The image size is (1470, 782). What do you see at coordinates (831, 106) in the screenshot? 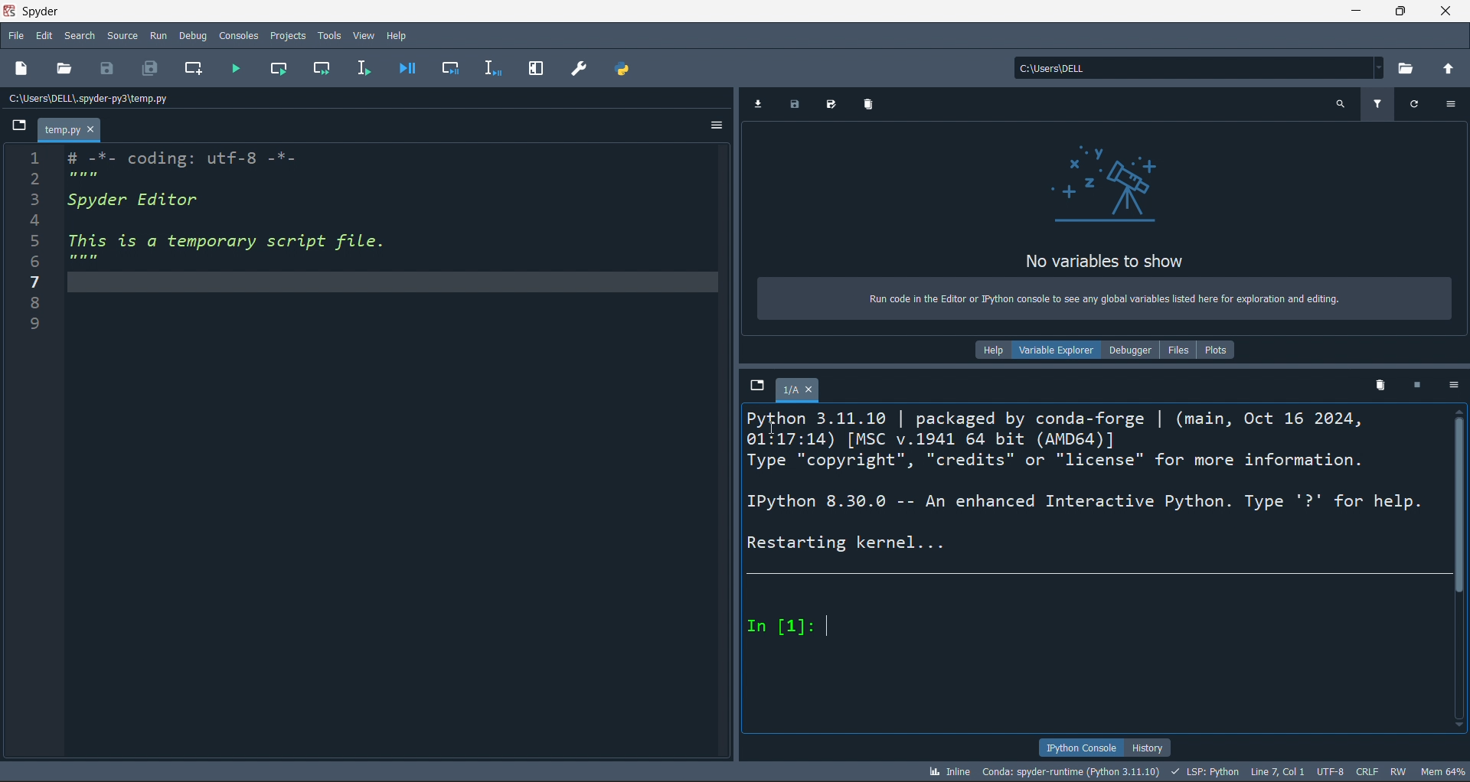
I see `save` at bounding box center [831, 106].